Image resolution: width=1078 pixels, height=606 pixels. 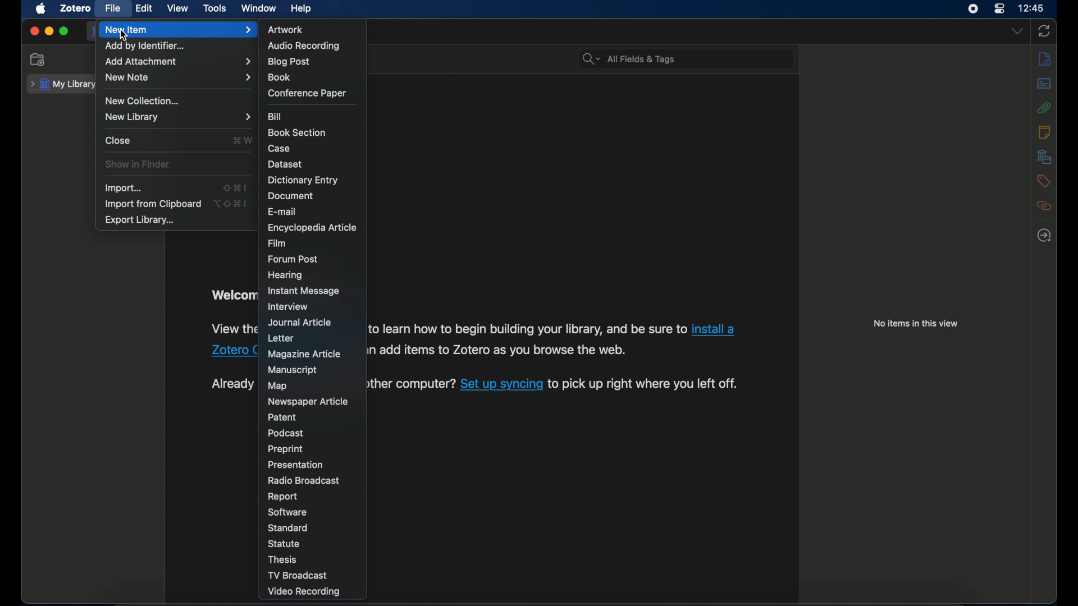 I want to click on conference paper, so click(x=307, y=93).